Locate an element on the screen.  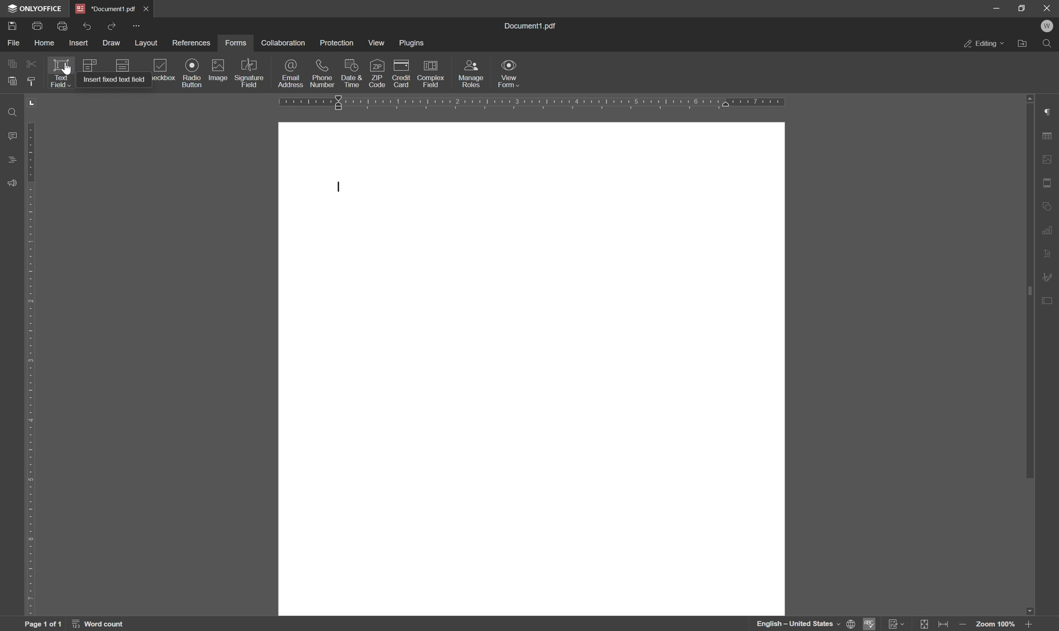
home is located at coordinates (48, 44).